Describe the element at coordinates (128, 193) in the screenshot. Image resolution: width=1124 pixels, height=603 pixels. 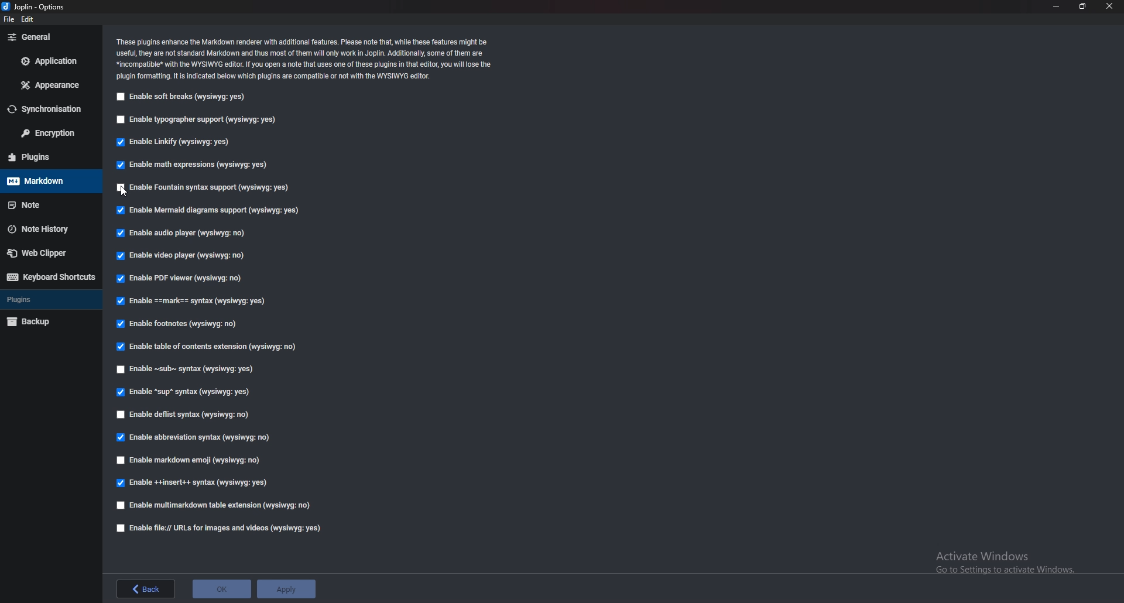
I see `cursor` at that location.